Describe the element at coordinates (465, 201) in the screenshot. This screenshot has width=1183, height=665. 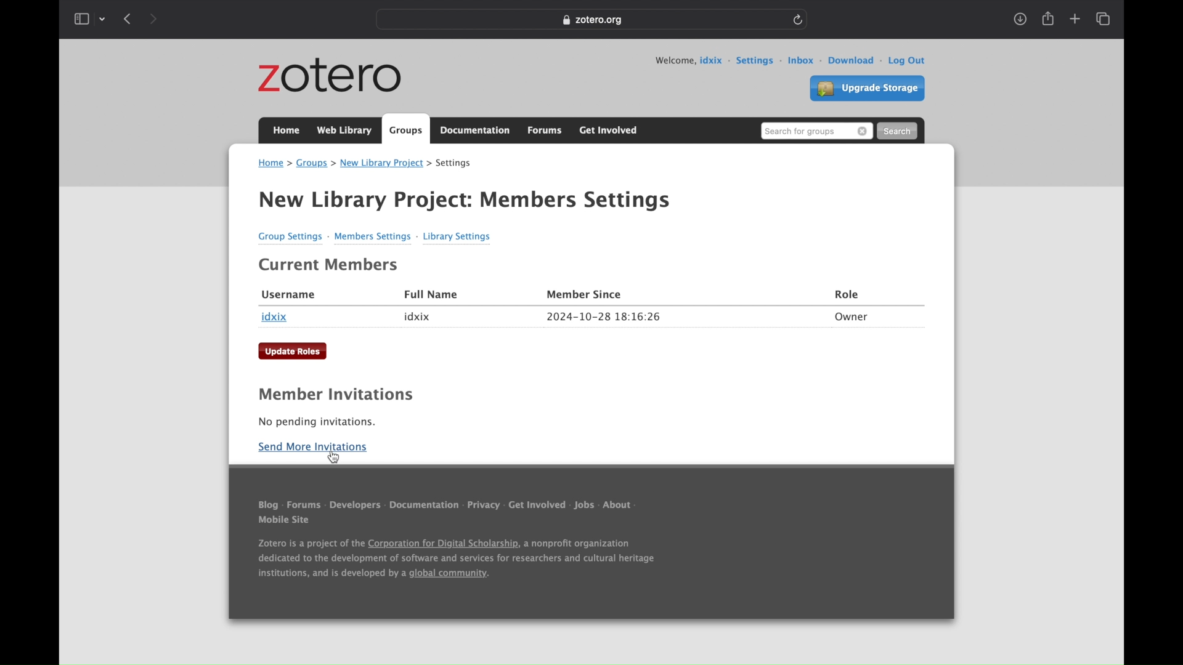
I see `new library project settings` at that location.